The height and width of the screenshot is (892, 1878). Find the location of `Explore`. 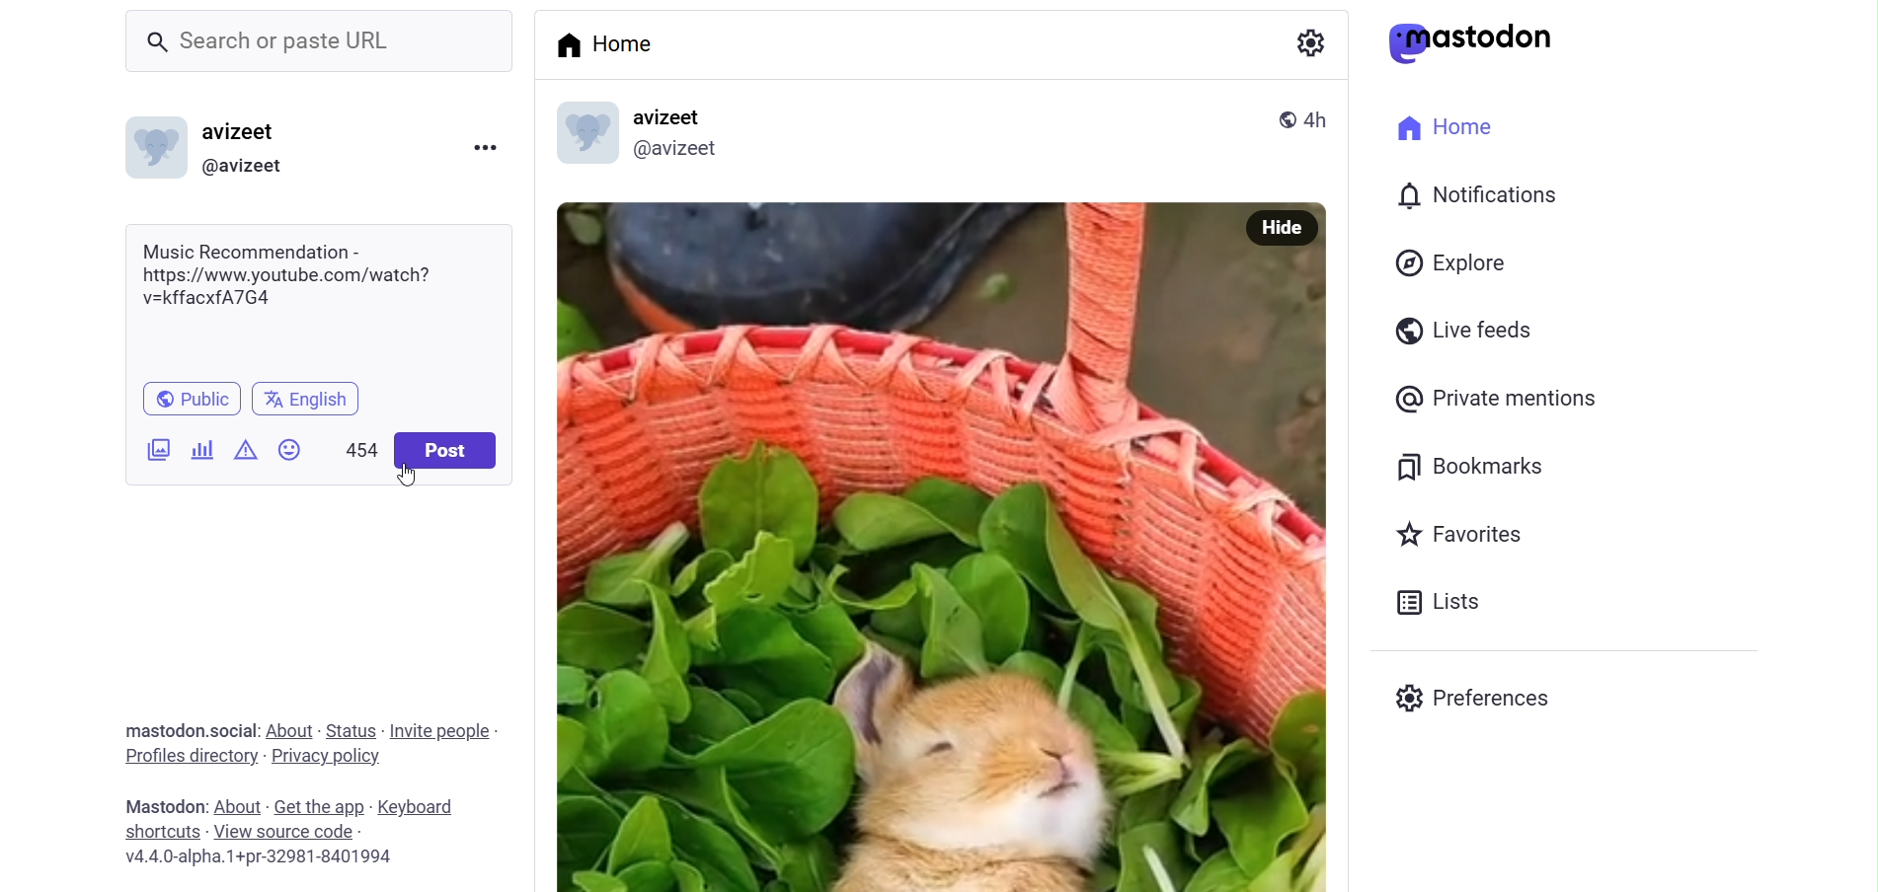

Explore is located at coordinates (1451, 261).